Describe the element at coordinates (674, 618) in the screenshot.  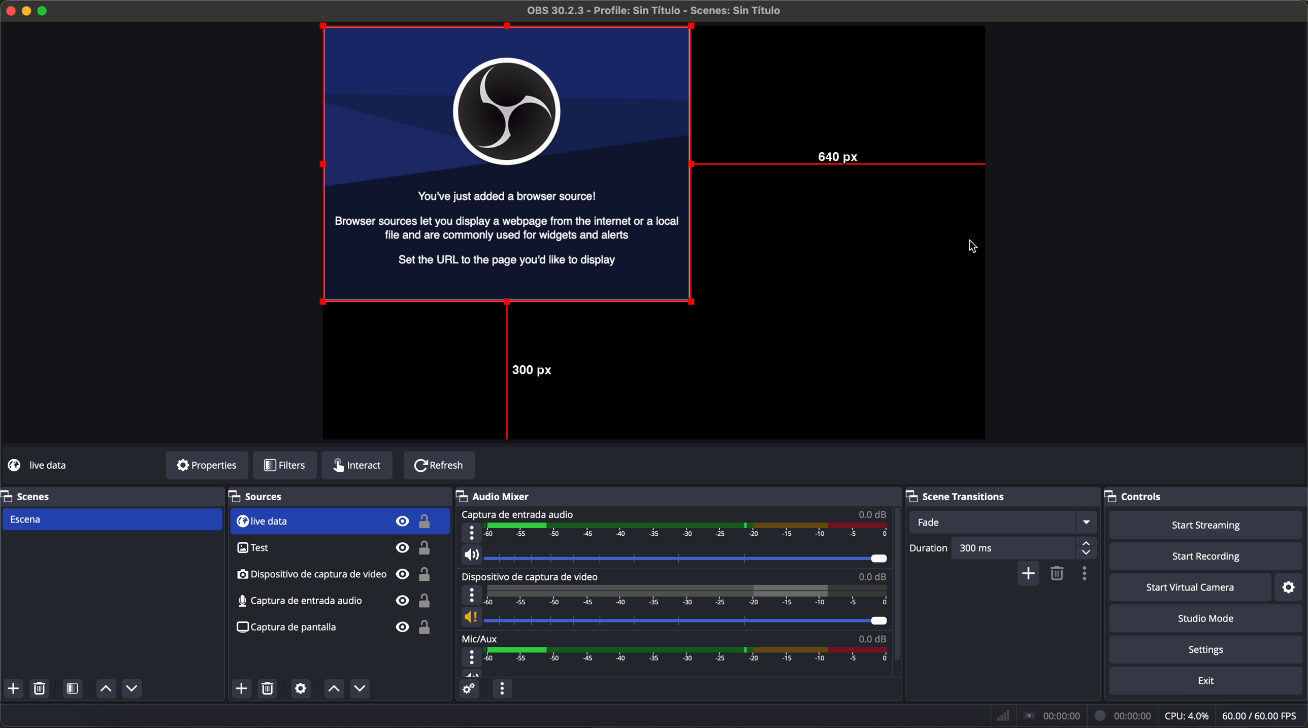
I see `vol` at that location.